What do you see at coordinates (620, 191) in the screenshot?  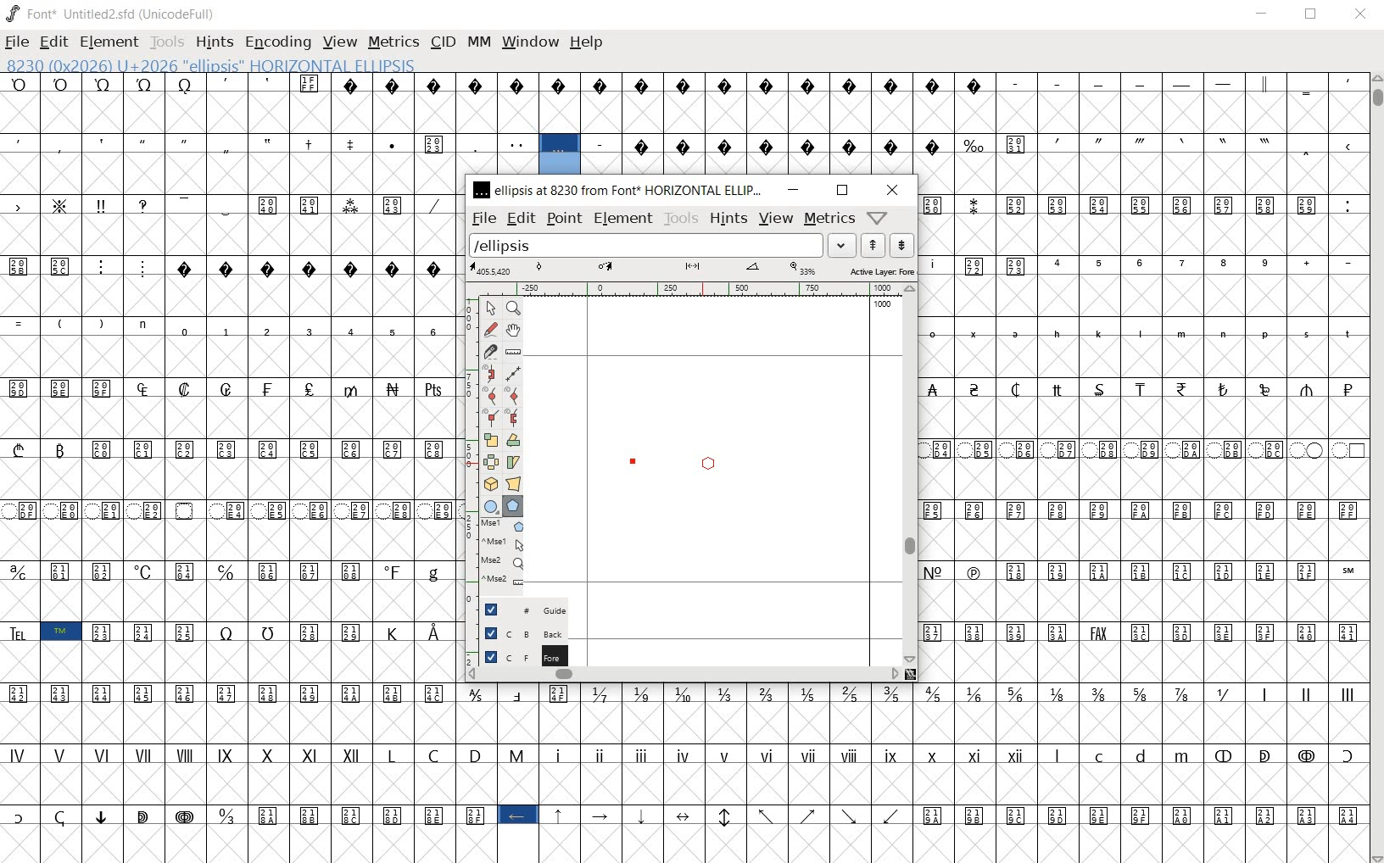 I see `ellipsis at 8230 from FONT HORIZONTAL ELLIPSIS` at bounding box center [620, 191].